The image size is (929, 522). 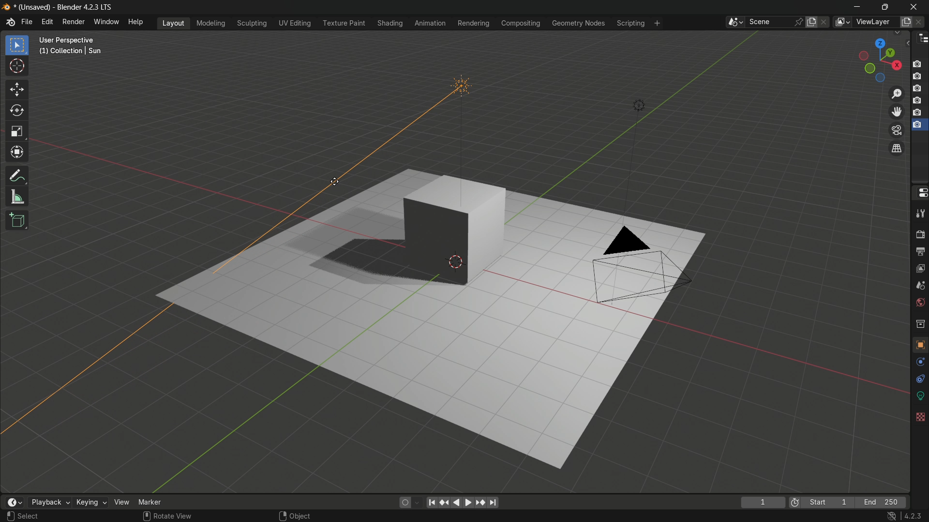 What do you see at coordinates (493, 504) in the screenshot?
I see `jump to endpoint` at bounding box center [493, 504].